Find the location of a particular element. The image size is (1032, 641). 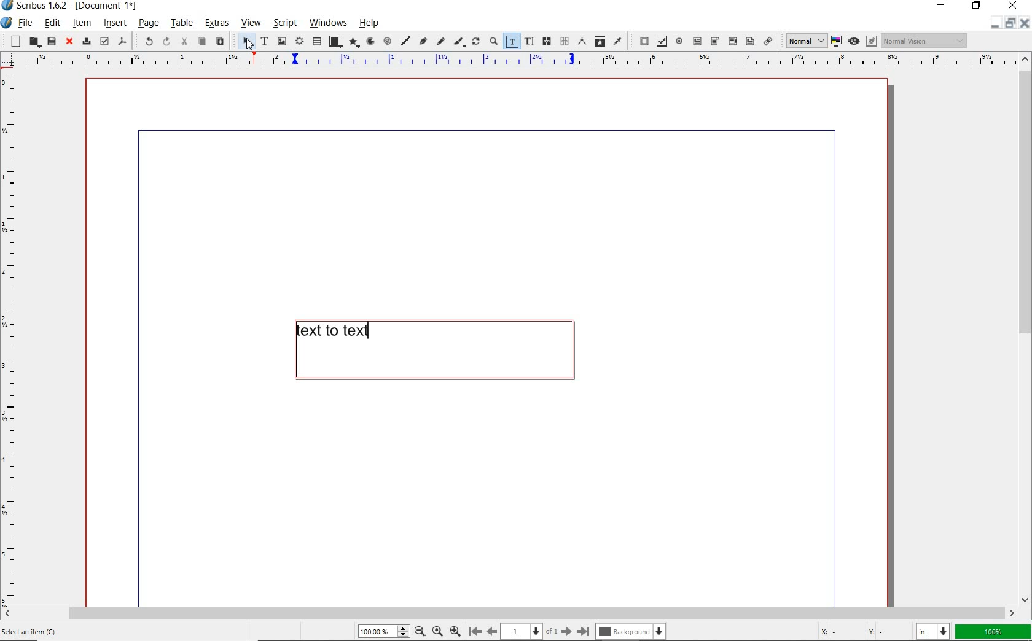

script is located at coordinates (283, 23).